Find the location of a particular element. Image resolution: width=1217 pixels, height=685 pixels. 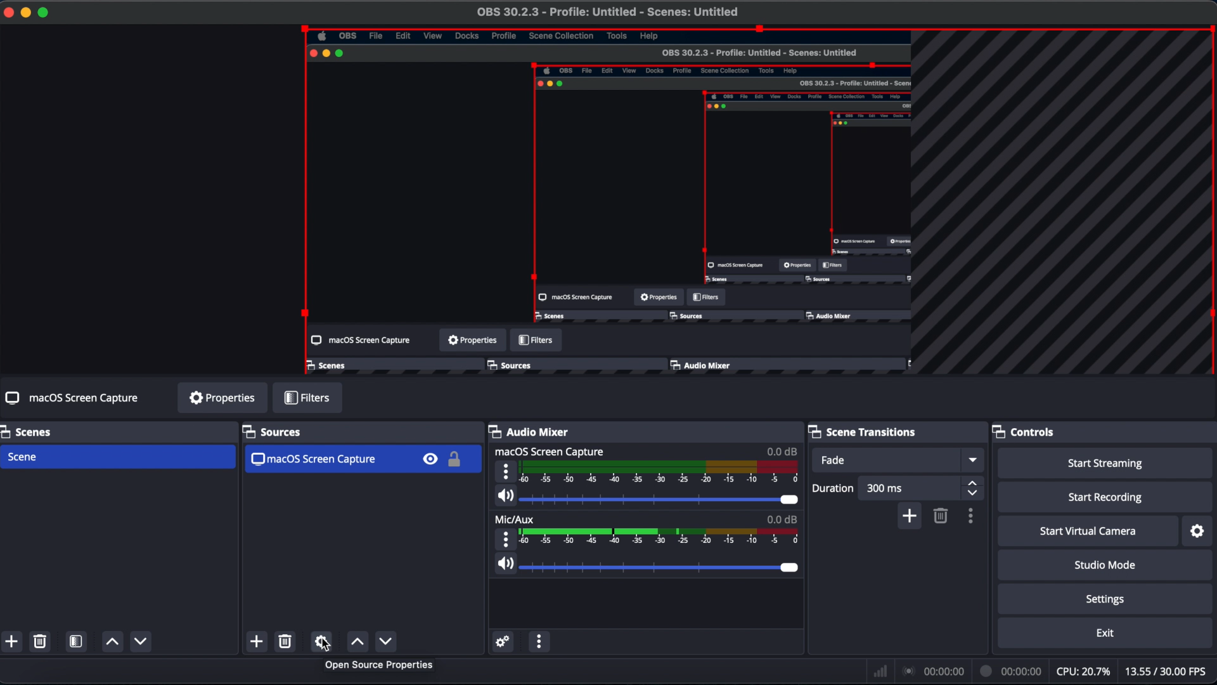

duration value field is located at coordinates (887, 488).